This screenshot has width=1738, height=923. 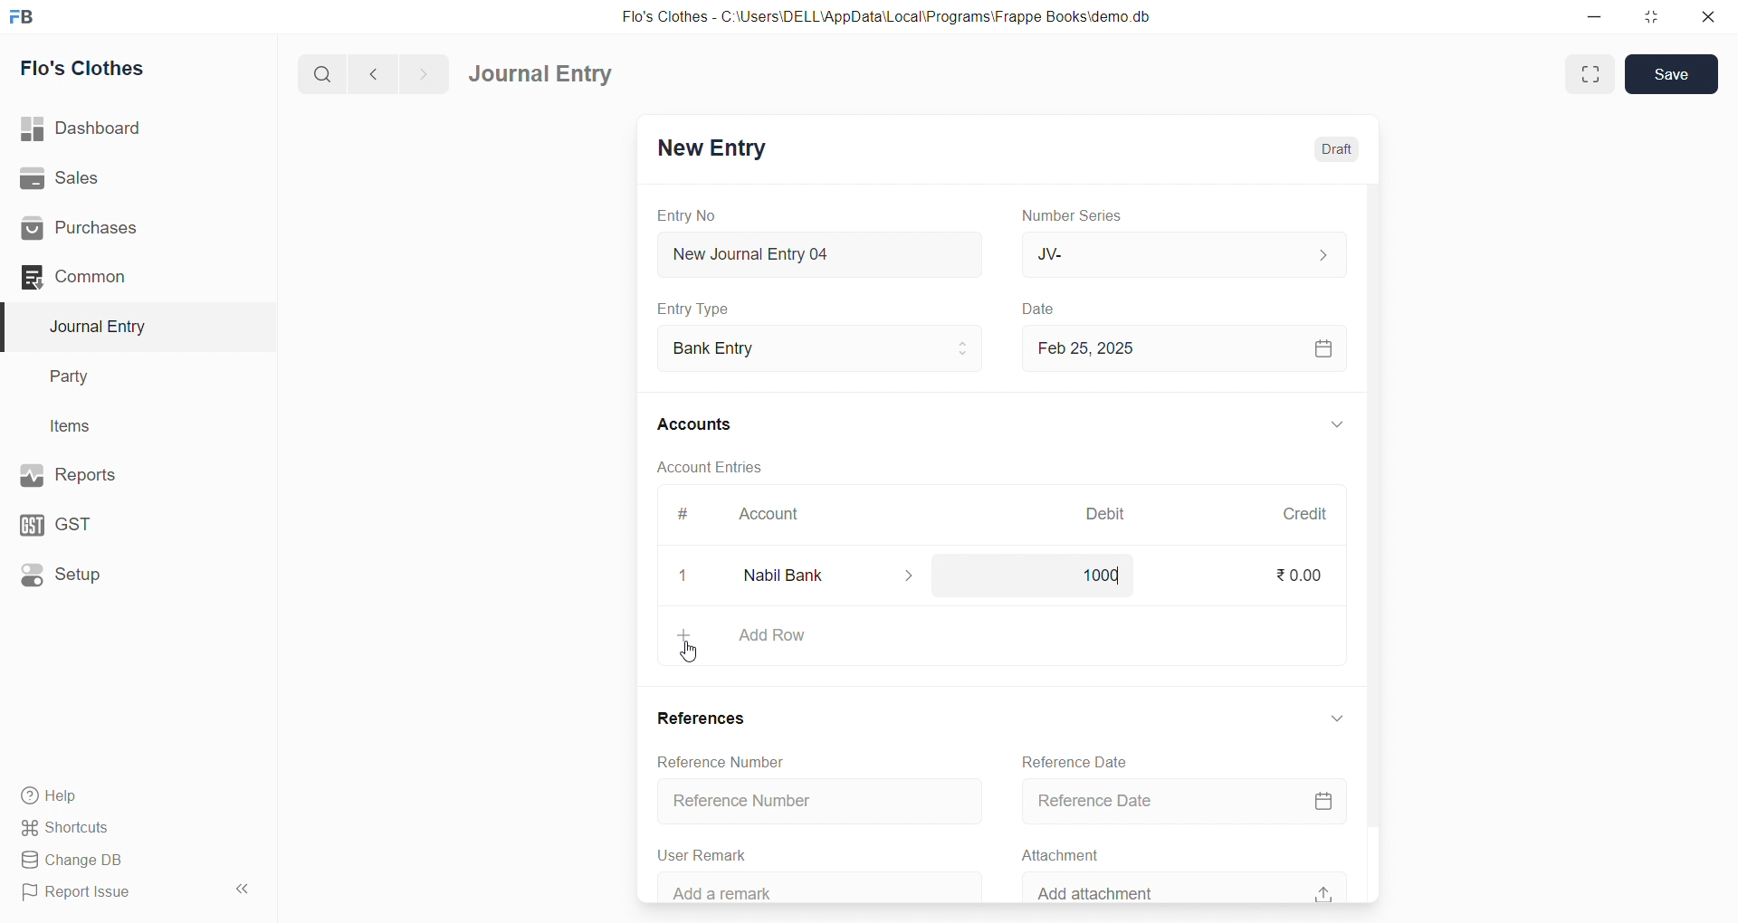 I want to click on Dashboard, so click(x=133, y=128).